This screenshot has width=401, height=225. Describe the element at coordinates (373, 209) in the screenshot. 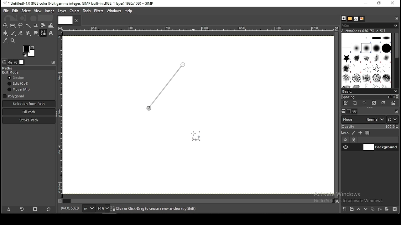

I see `duplicate layer` at that location.